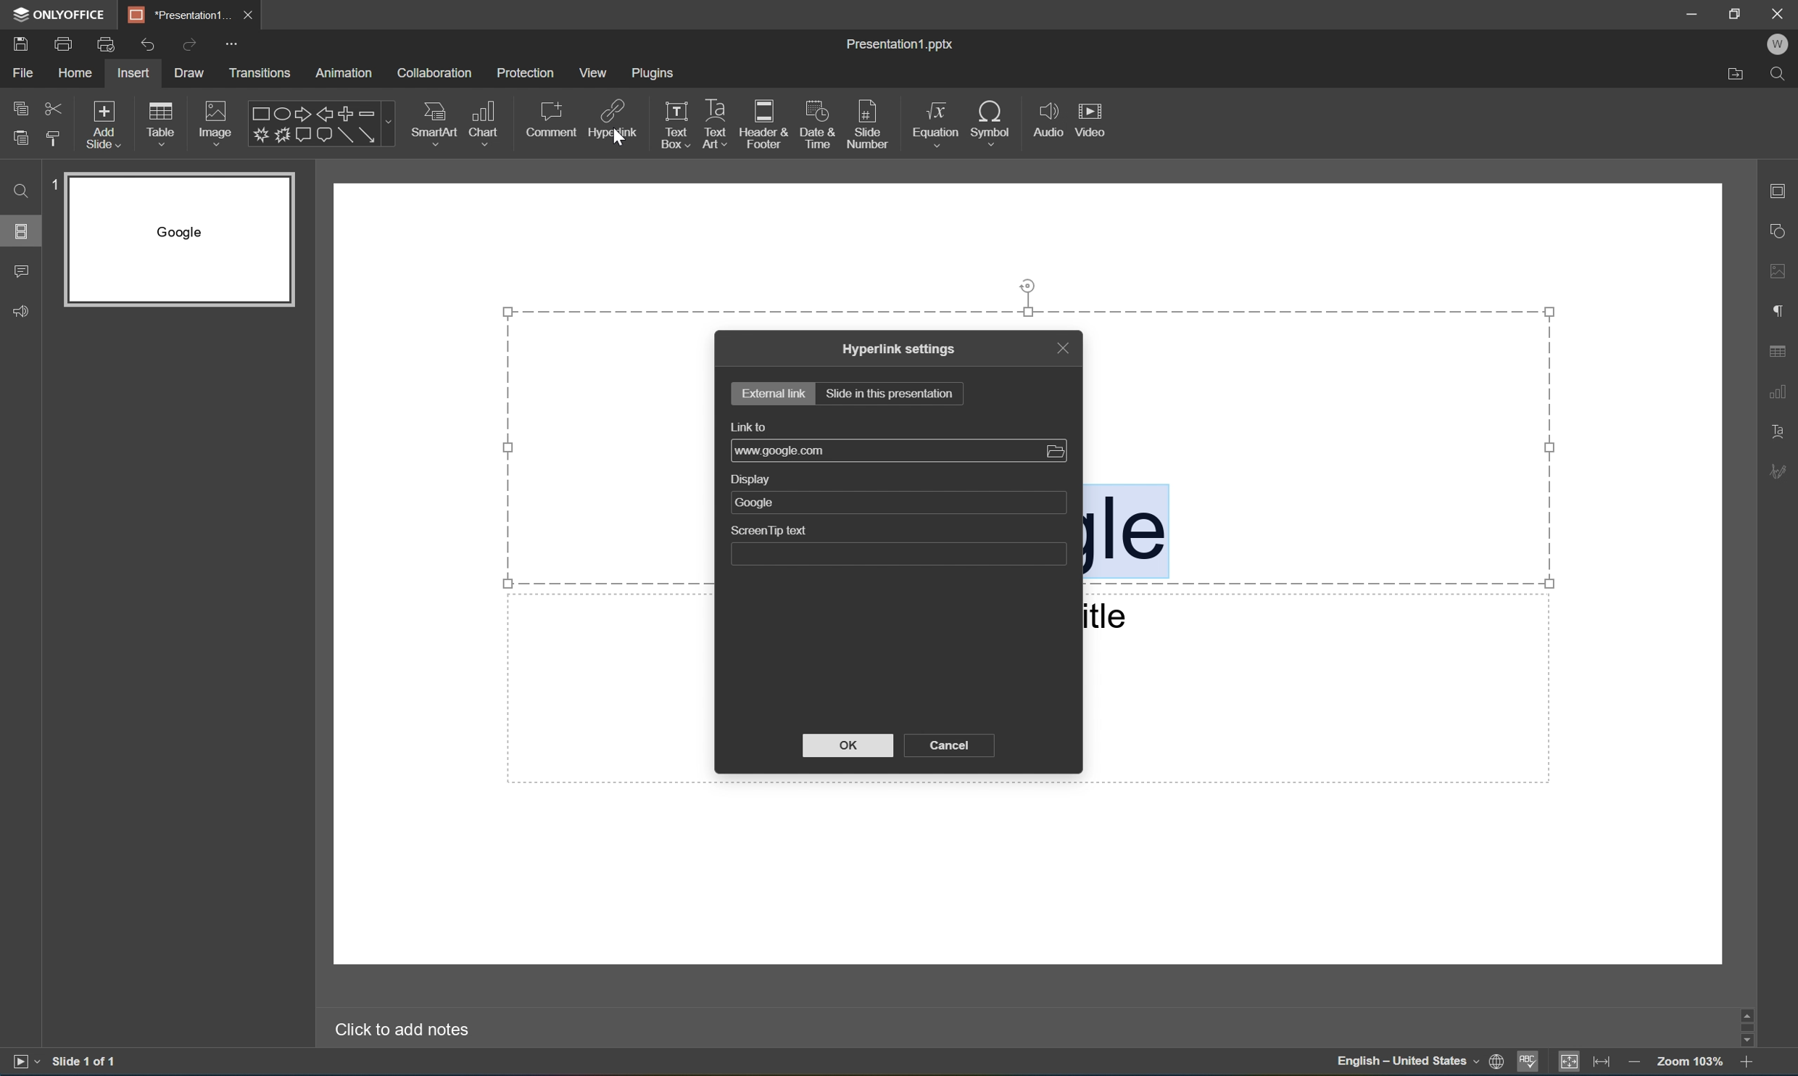 Image resolution: width=1798 pixels, height=1076 pixels. Describe the element at coordinates (1088, 117) in the screenshot. I see `Video` at that location.